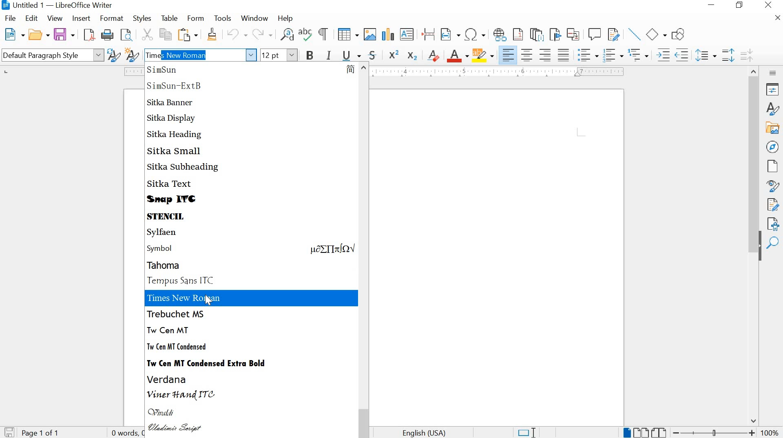 This screenshot has height=438, width=783. Describe the element at coordinates (394, 54) in the screenshot. I see `SUPERSCRIPT` at that location.